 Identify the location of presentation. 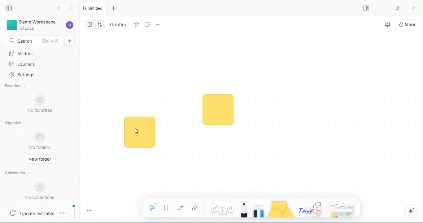
(388, 25).